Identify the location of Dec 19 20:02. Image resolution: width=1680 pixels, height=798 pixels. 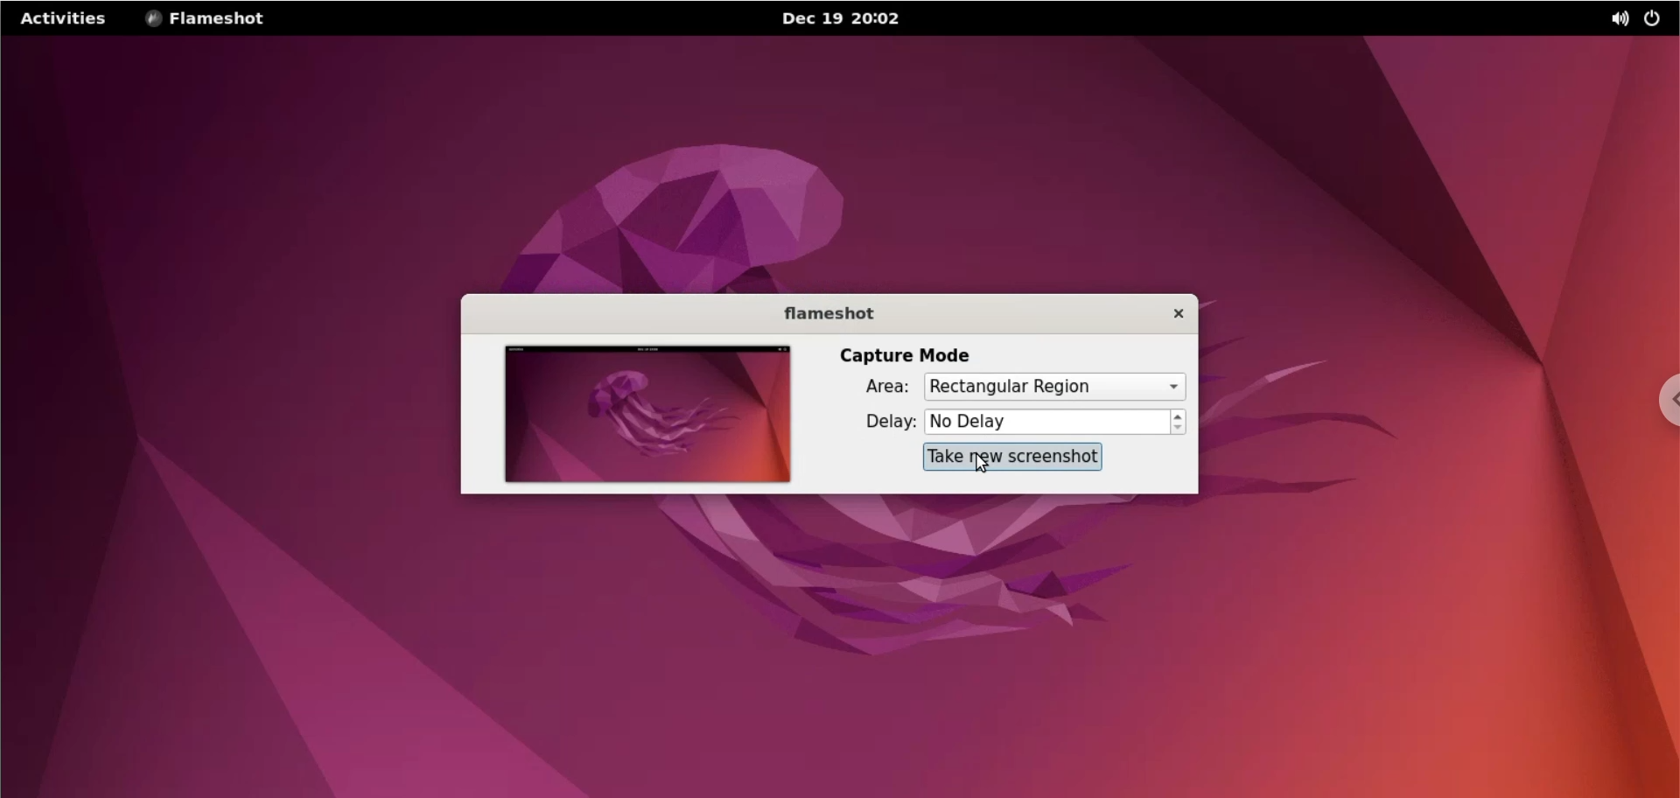
(853, 19).